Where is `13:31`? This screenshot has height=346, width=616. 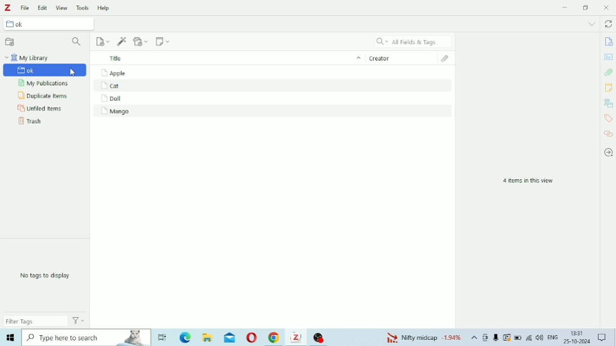 13:31 is located at coordinates (578, 333).